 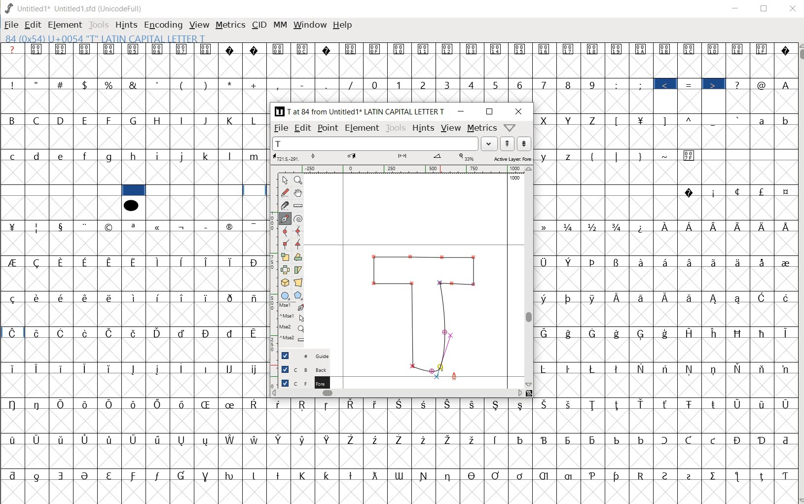 I want to click on maximize, so click(x=765, y=8).